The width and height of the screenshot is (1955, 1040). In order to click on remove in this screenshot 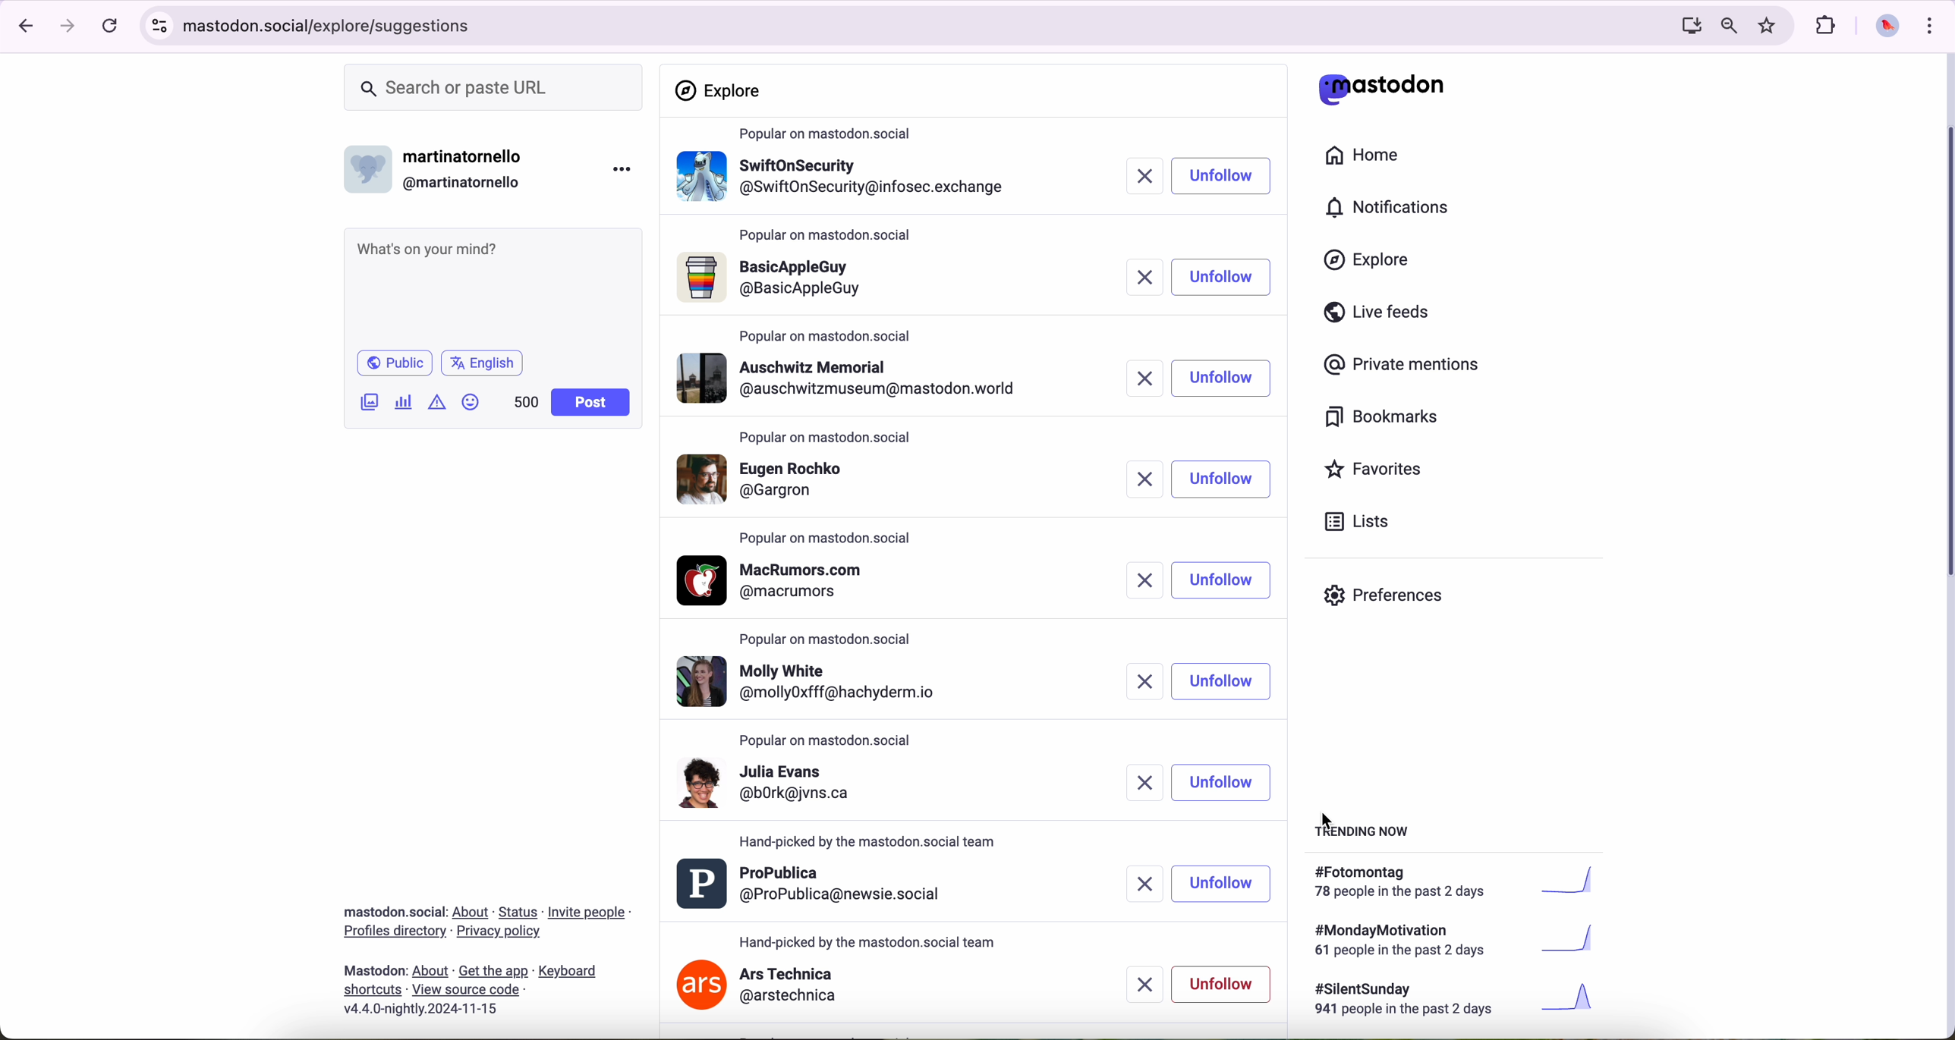, I will do `click(1138, 681)`.